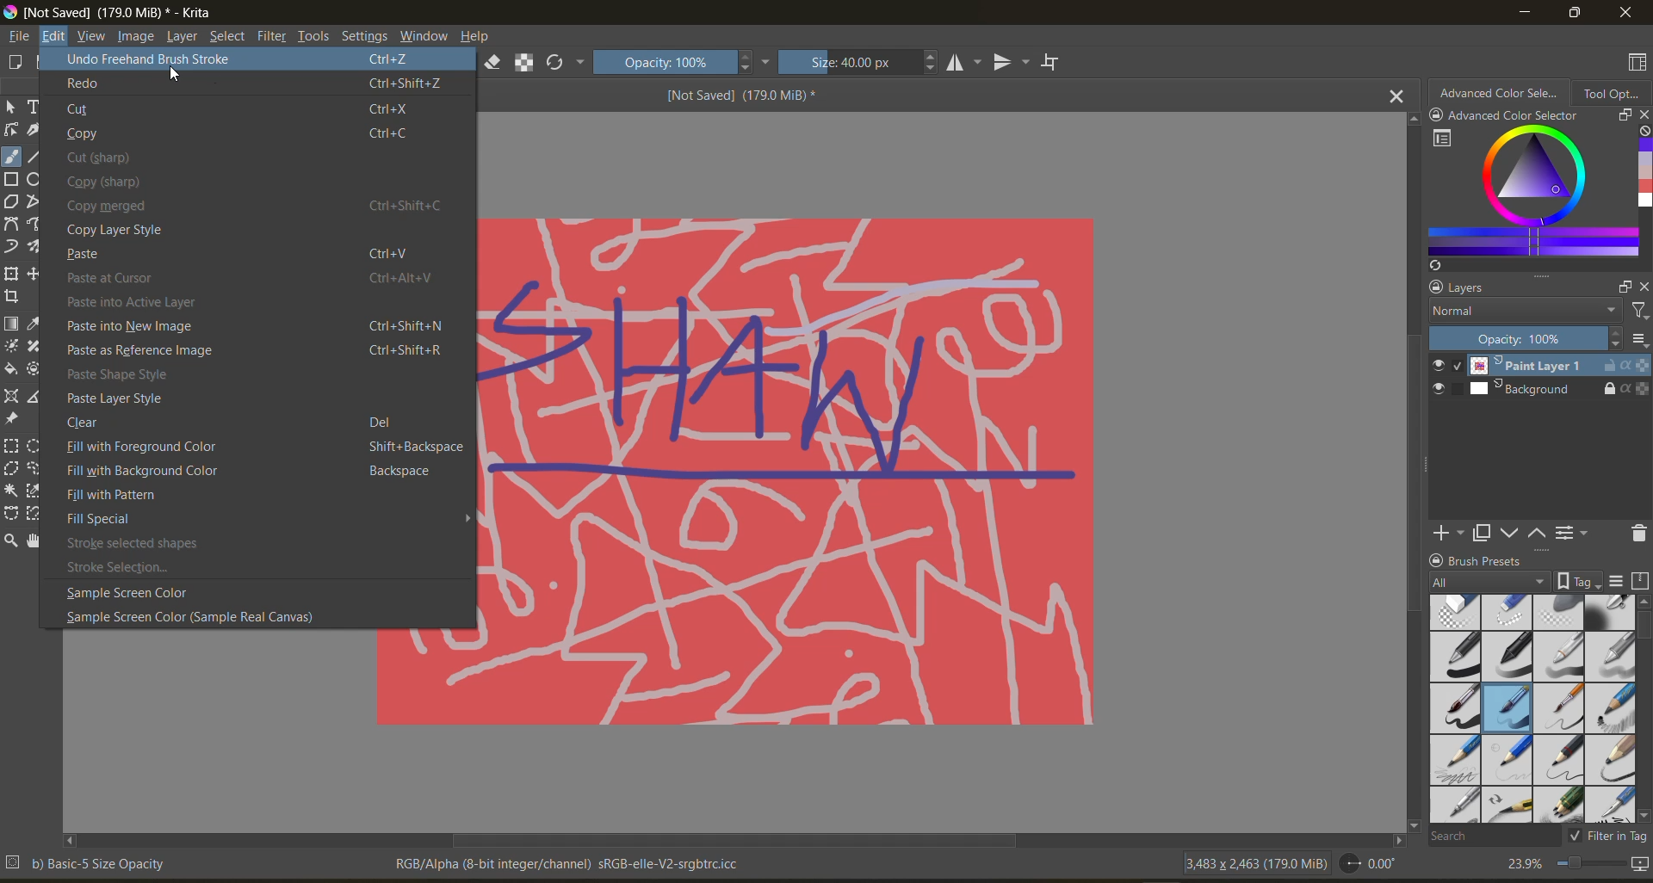 The image size is (1653, 883). Describe the element at coordinates (11, 201) in the screenshot. I see `polygon tool` at that location.